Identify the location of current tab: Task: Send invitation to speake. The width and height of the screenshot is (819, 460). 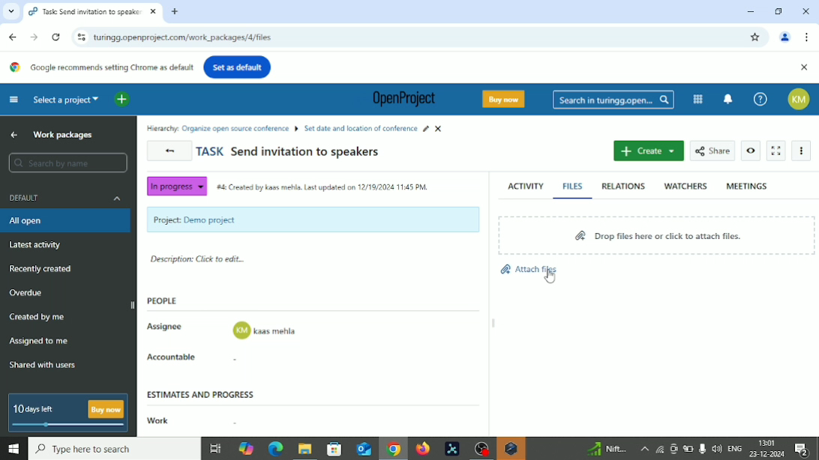
(85, 12).